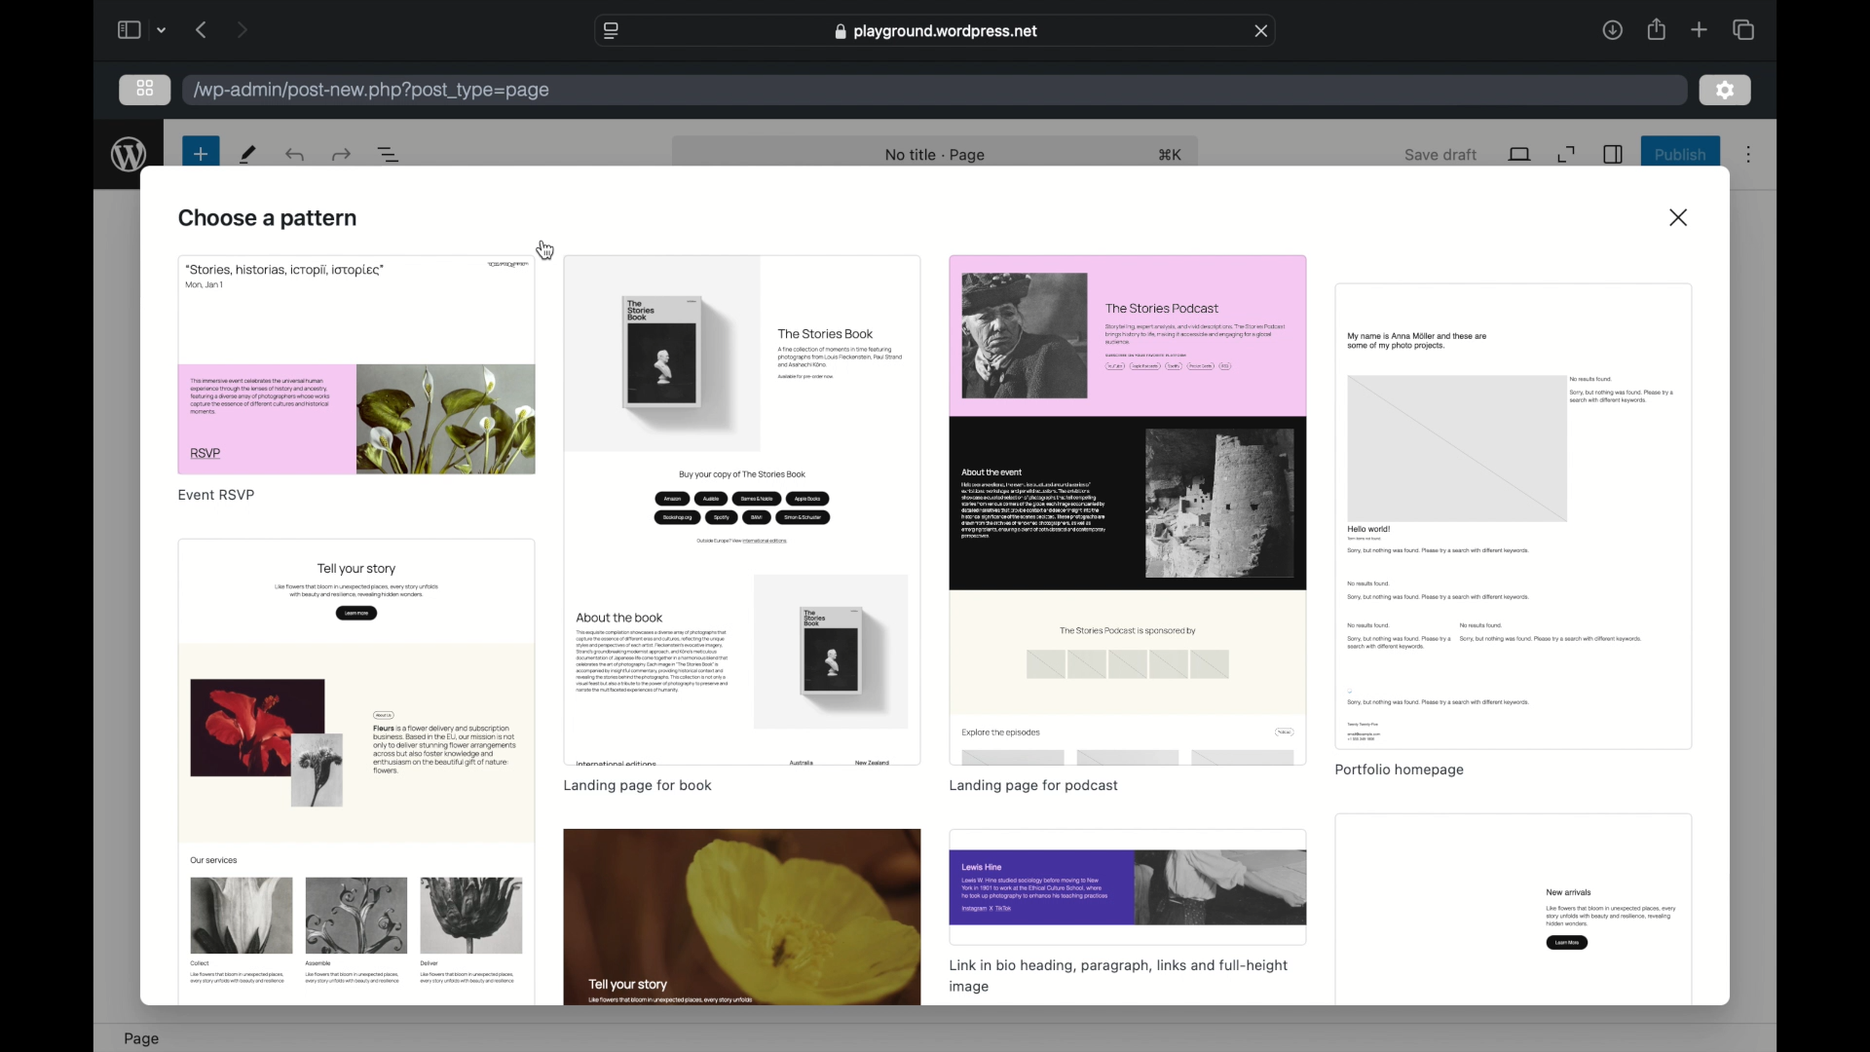 The height and width of the screenshot is (1052, 1870). Describe the element at coordinates (1512, 911) in the screenshot. I see `template preview` at that location.